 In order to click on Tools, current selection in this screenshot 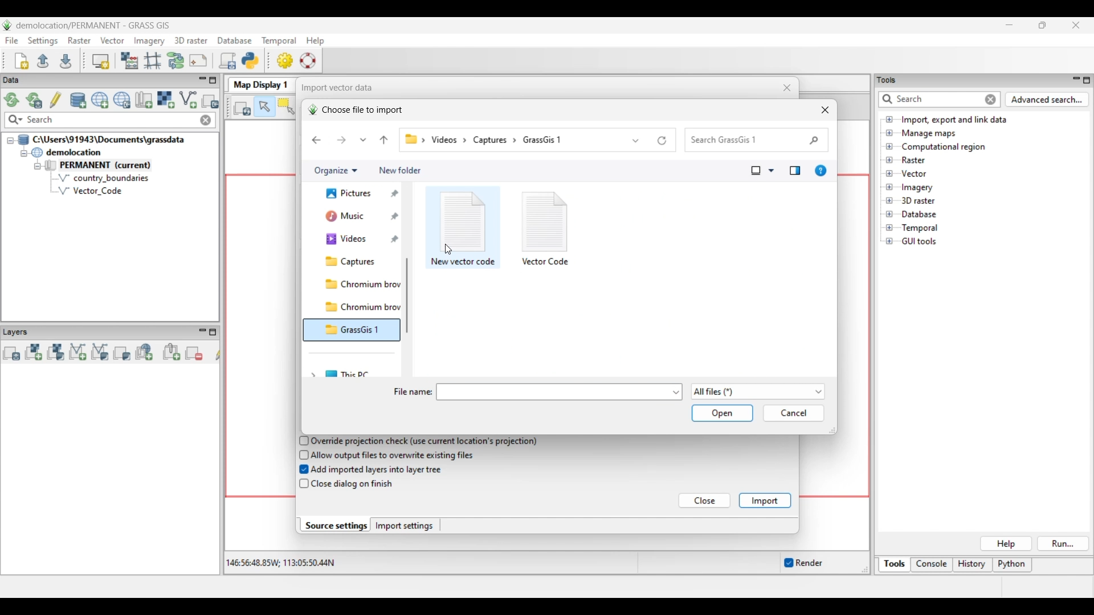, I will do `click(895, 565)`.